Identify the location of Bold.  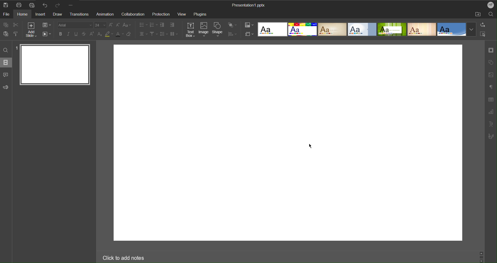
(61, 34).